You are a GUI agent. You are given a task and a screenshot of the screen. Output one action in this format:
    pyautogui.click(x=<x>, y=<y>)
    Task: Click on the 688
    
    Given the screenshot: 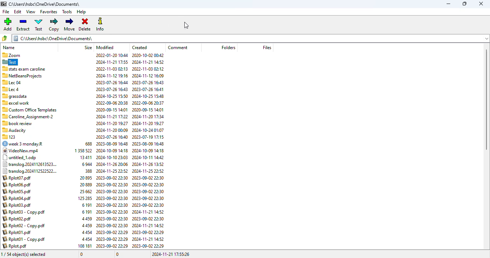 What is the action you would take?
    pyautogui.click(x=88, y=143)
    